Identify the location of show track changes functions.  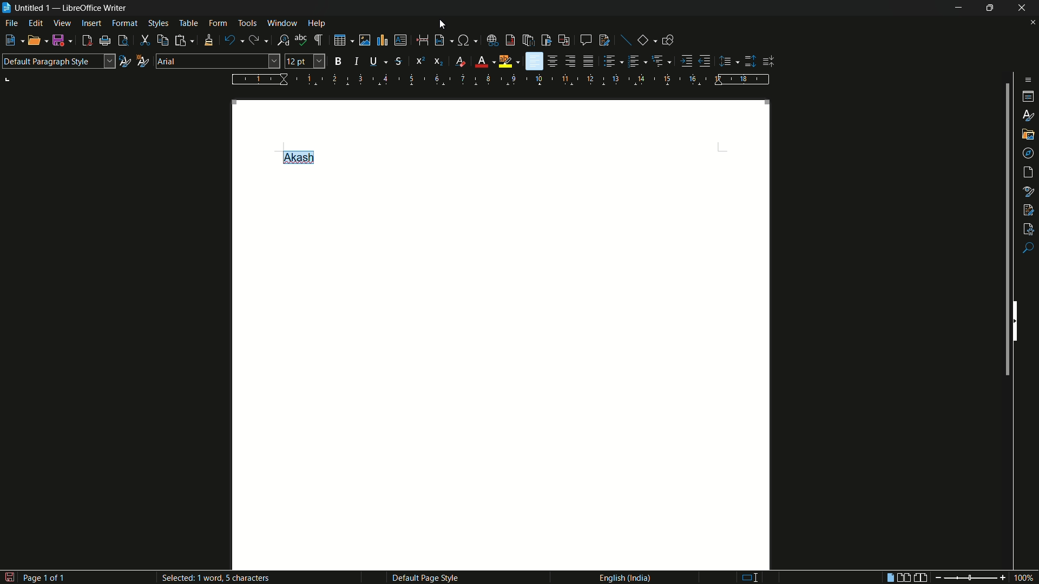
(605, 40).